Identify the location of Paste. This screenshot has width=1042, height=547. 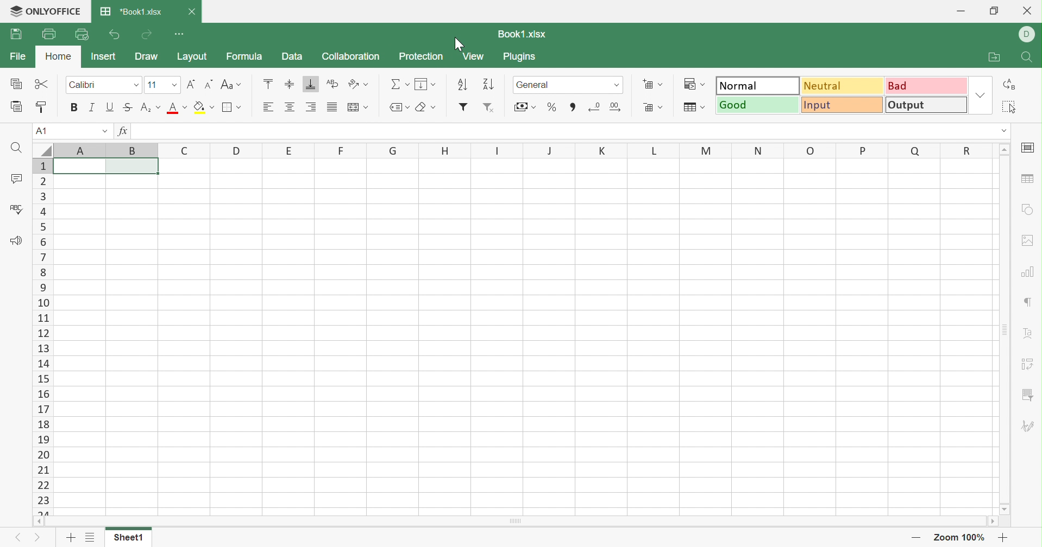
(17, 107).